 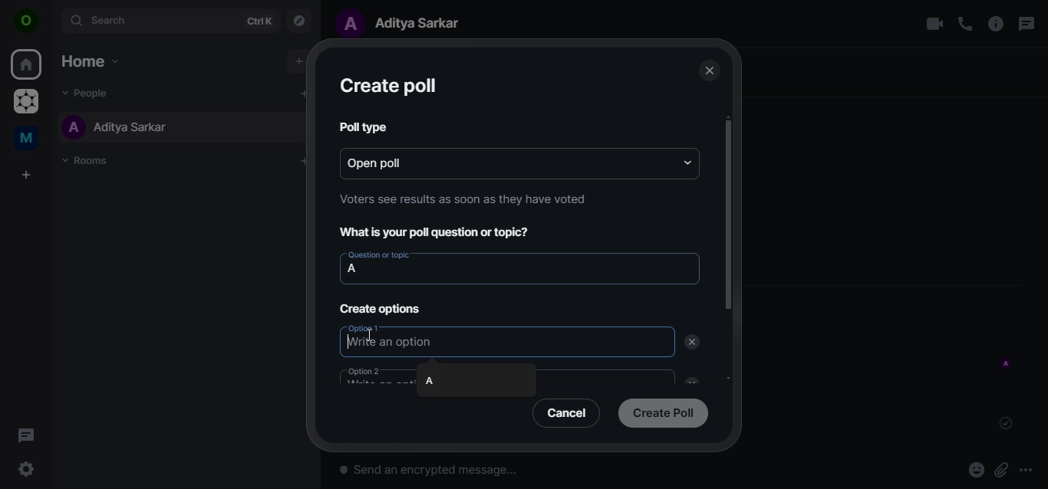 What do you see at coordinates (116, 126) in the screenshot?
I see `aditya sarkar` at bounding box center [116, 126].